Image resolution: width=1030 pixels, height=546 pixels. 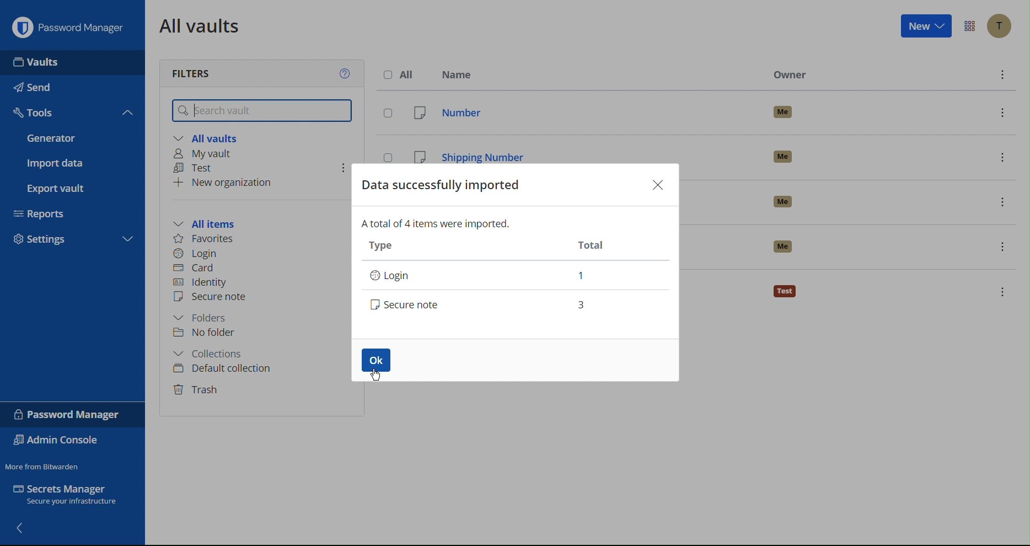 I want to click on Identity, so click(x=201, y=282).